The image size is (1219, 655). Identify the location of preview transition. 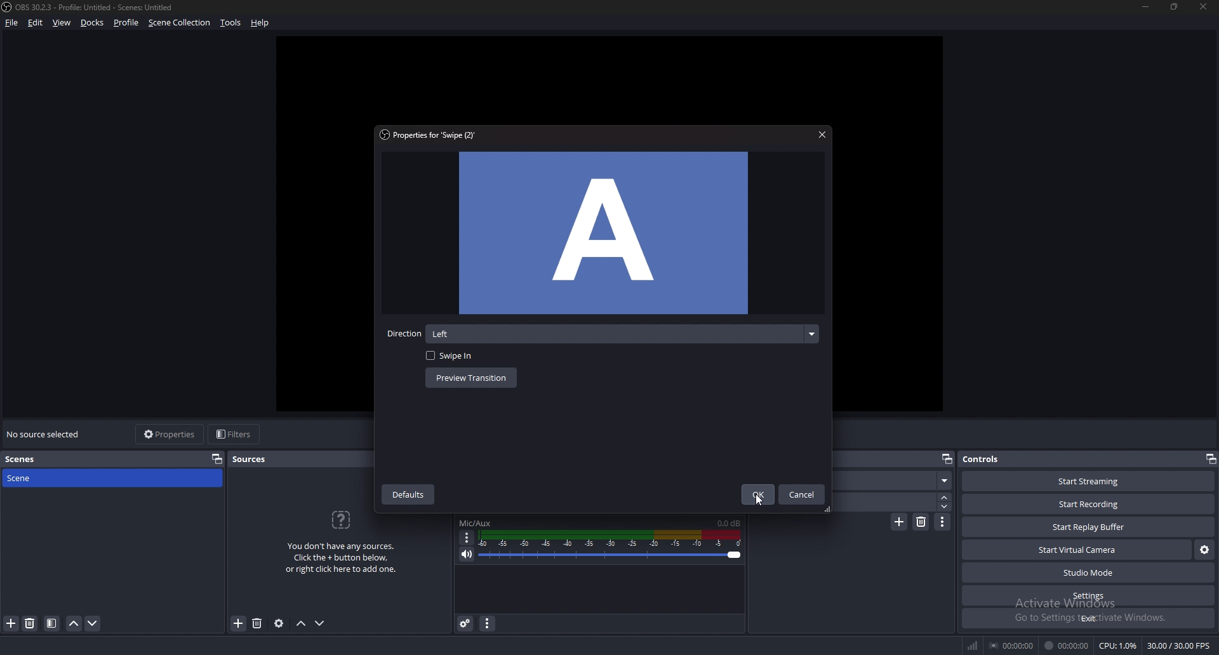
(470, 379).